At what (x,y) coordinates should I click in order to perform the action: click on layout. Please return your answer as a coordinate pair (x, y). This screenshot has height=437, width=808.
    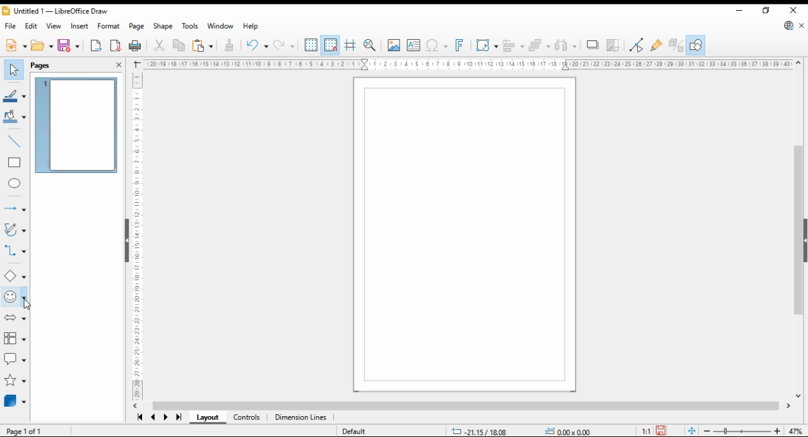
    Looking at the image, I should click on (206, 418).